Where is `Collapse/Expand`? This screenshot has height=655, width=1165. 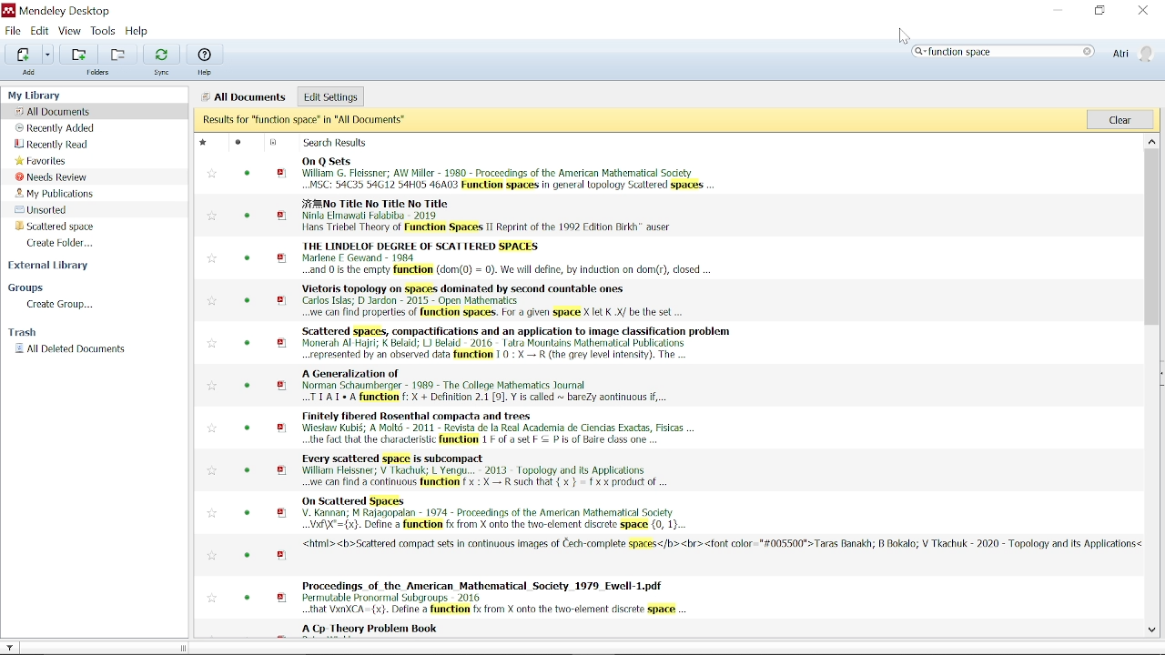 Collapse/Expand is located at coordinates (1161, 372).